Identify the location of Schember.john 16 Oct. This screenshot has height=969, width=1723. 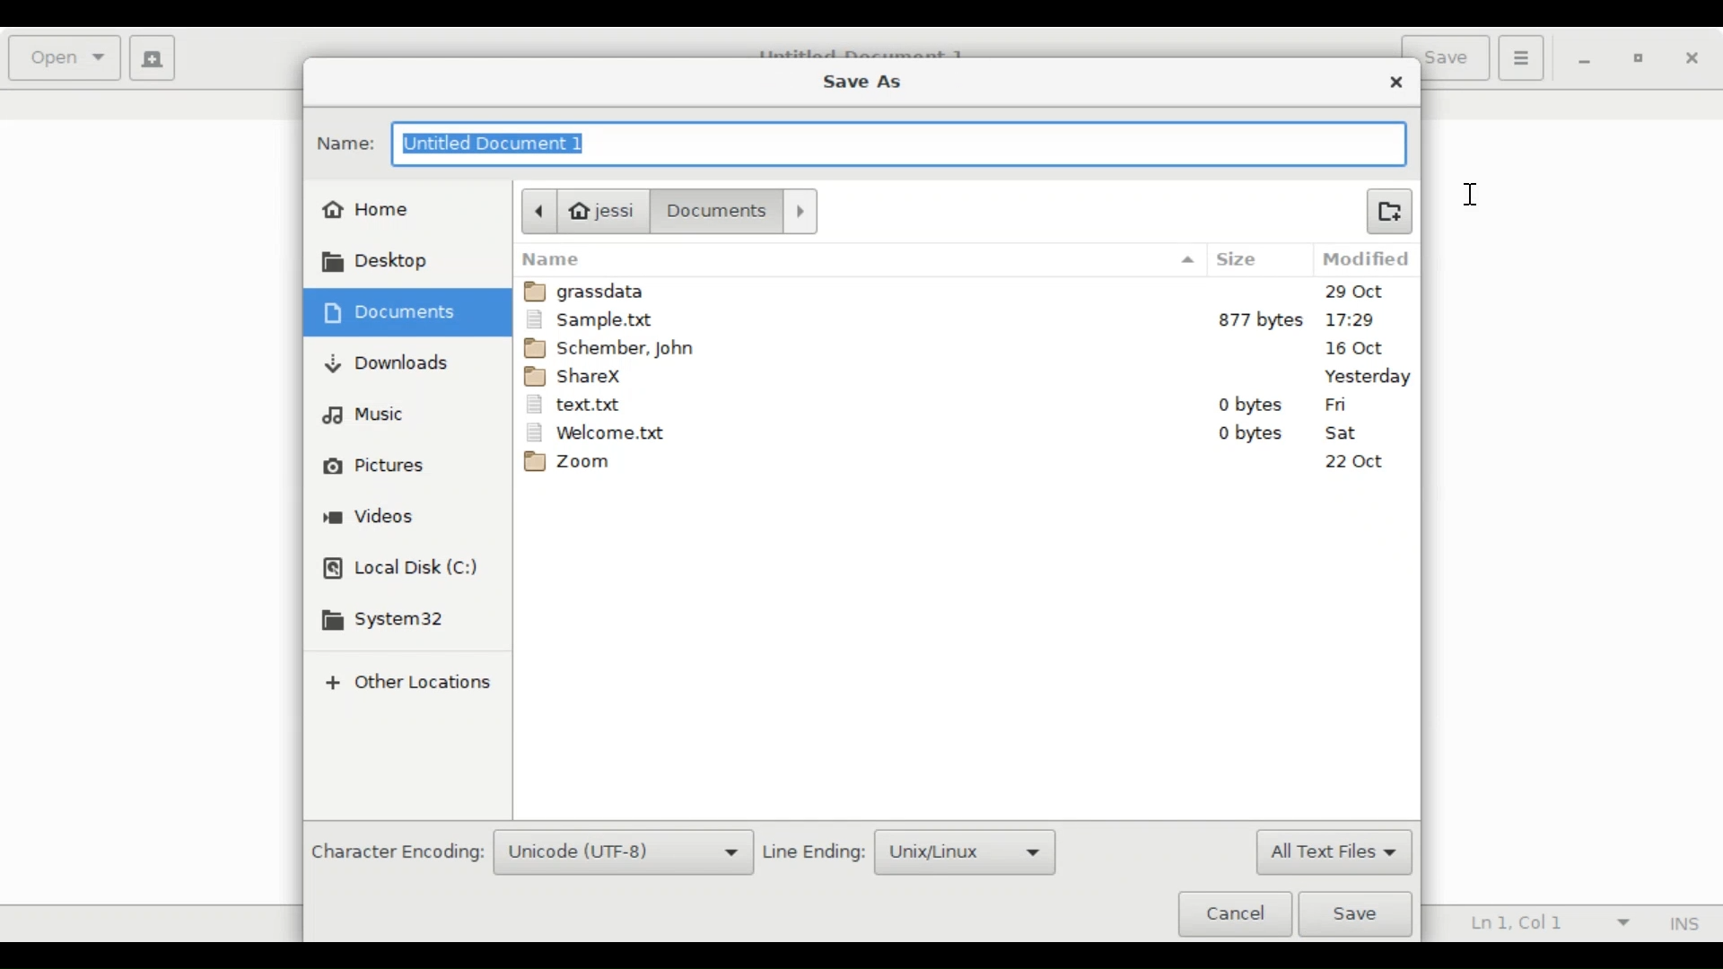
(968, 346).